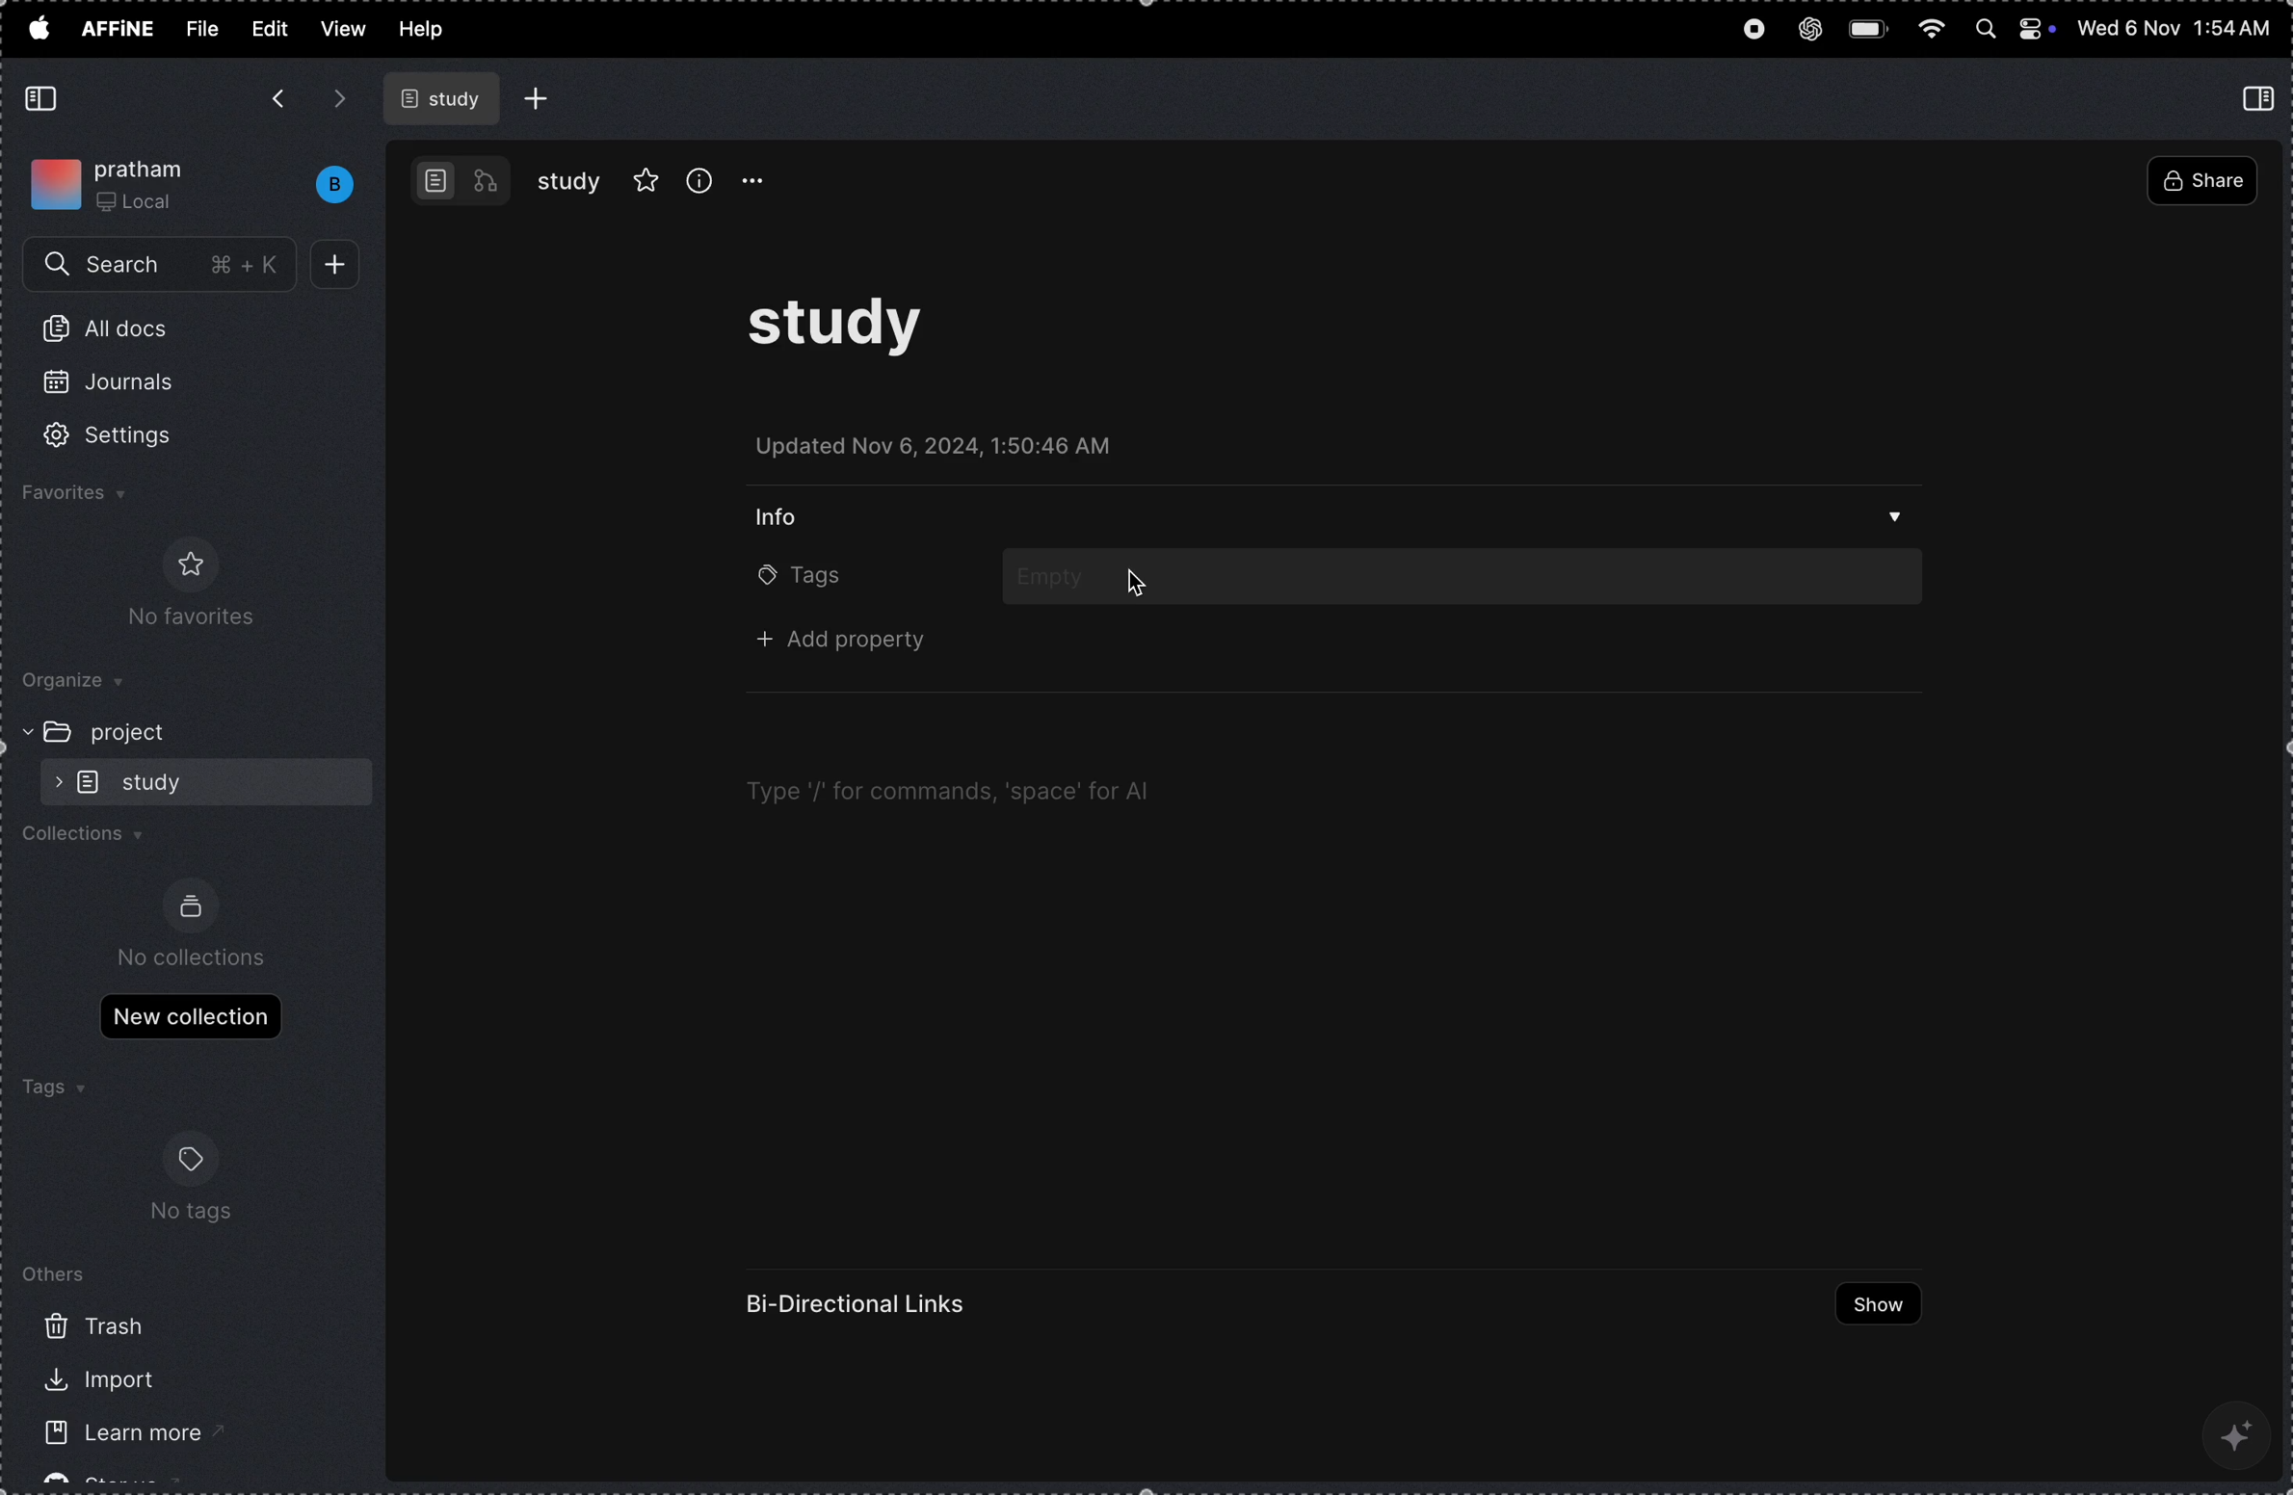 The image size is (2293, 1495). Describe the element at coordinates (1752, 32) in the screenshot. I see `record` at that location.